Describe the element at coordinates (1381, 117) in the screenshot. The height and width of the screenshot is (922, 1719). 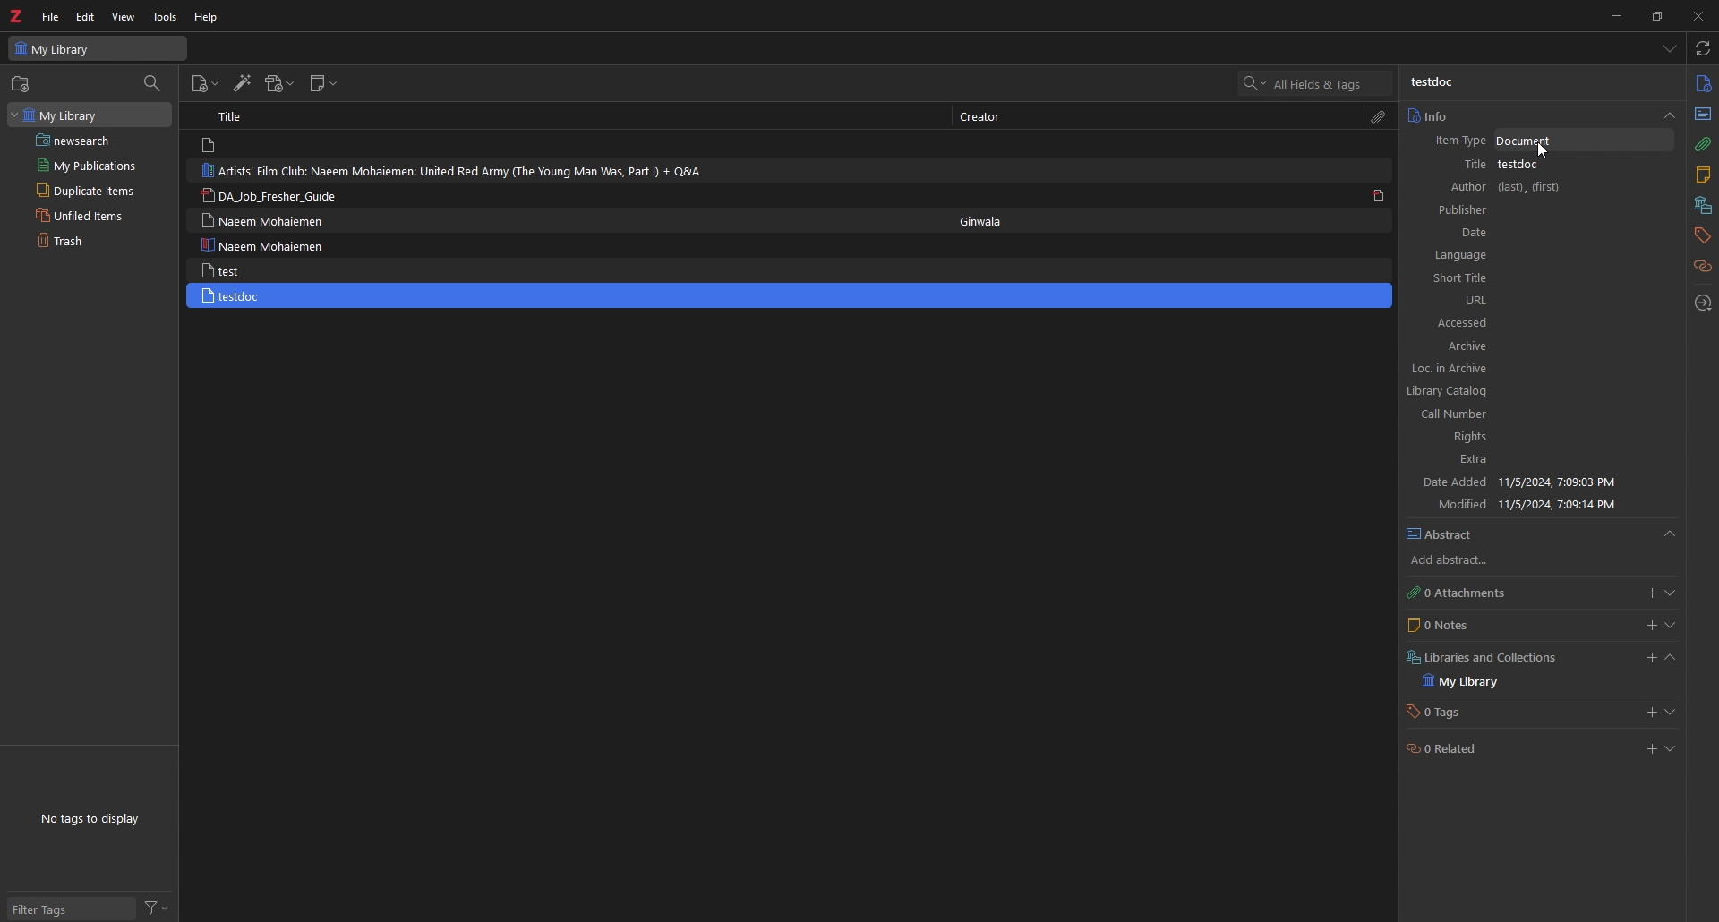
I see `attachment` at that location.